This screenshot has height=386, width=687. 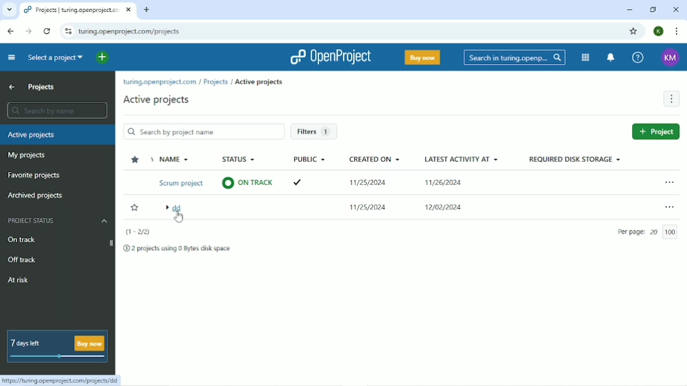 What do you see at coordinates (28, 31) in the screenshot?
I see `Forward` at bounding box center [28, 31].